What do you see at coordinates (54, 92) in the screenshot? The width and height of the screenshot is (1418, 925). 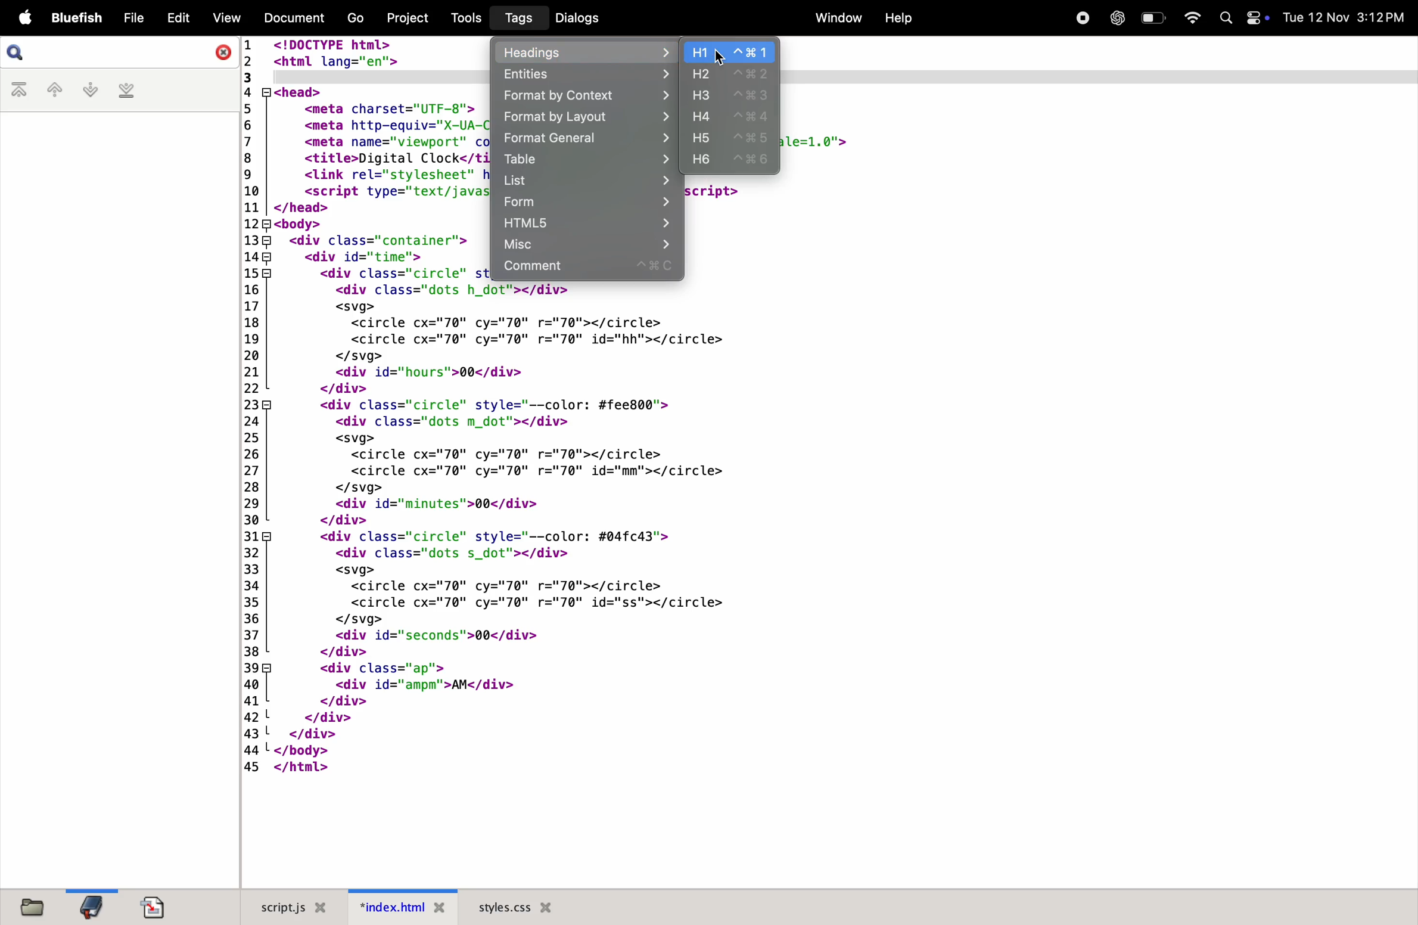 I see `previous book mark` at bounding box center [54, 92].